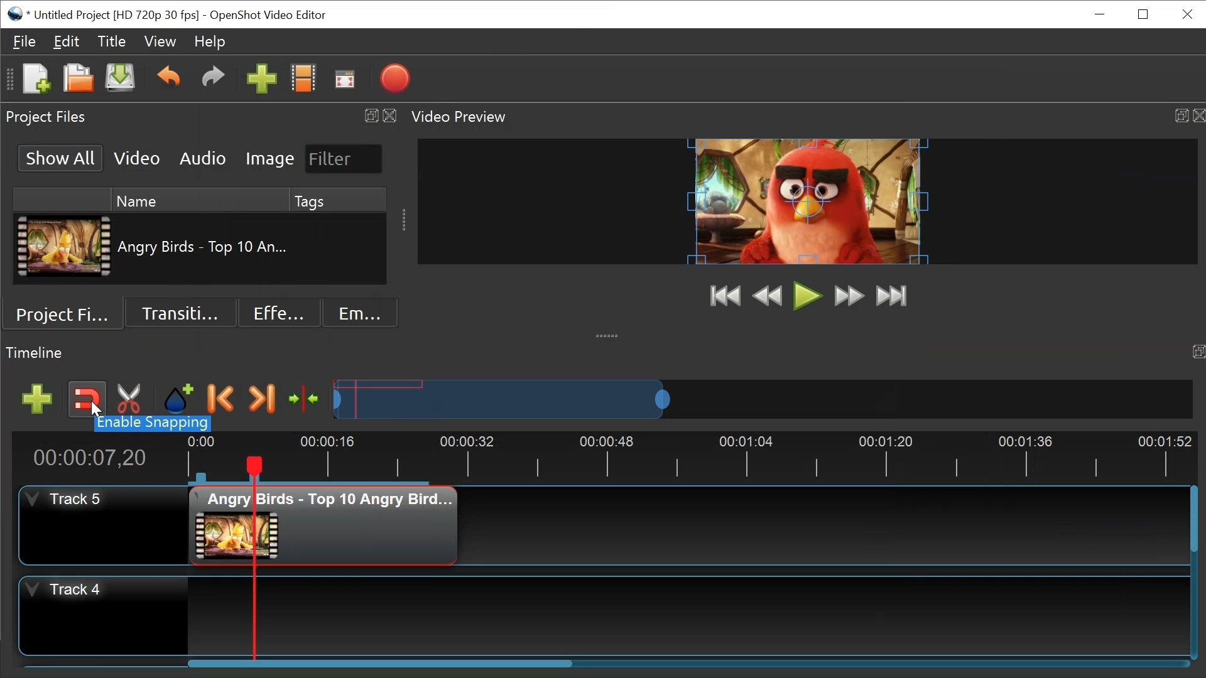 The height and width of the screenshot is (678, 1206). What do you see at coordinates (96, 409) in the screenshot?
I see `cursor` at bounding box center [96, 409].